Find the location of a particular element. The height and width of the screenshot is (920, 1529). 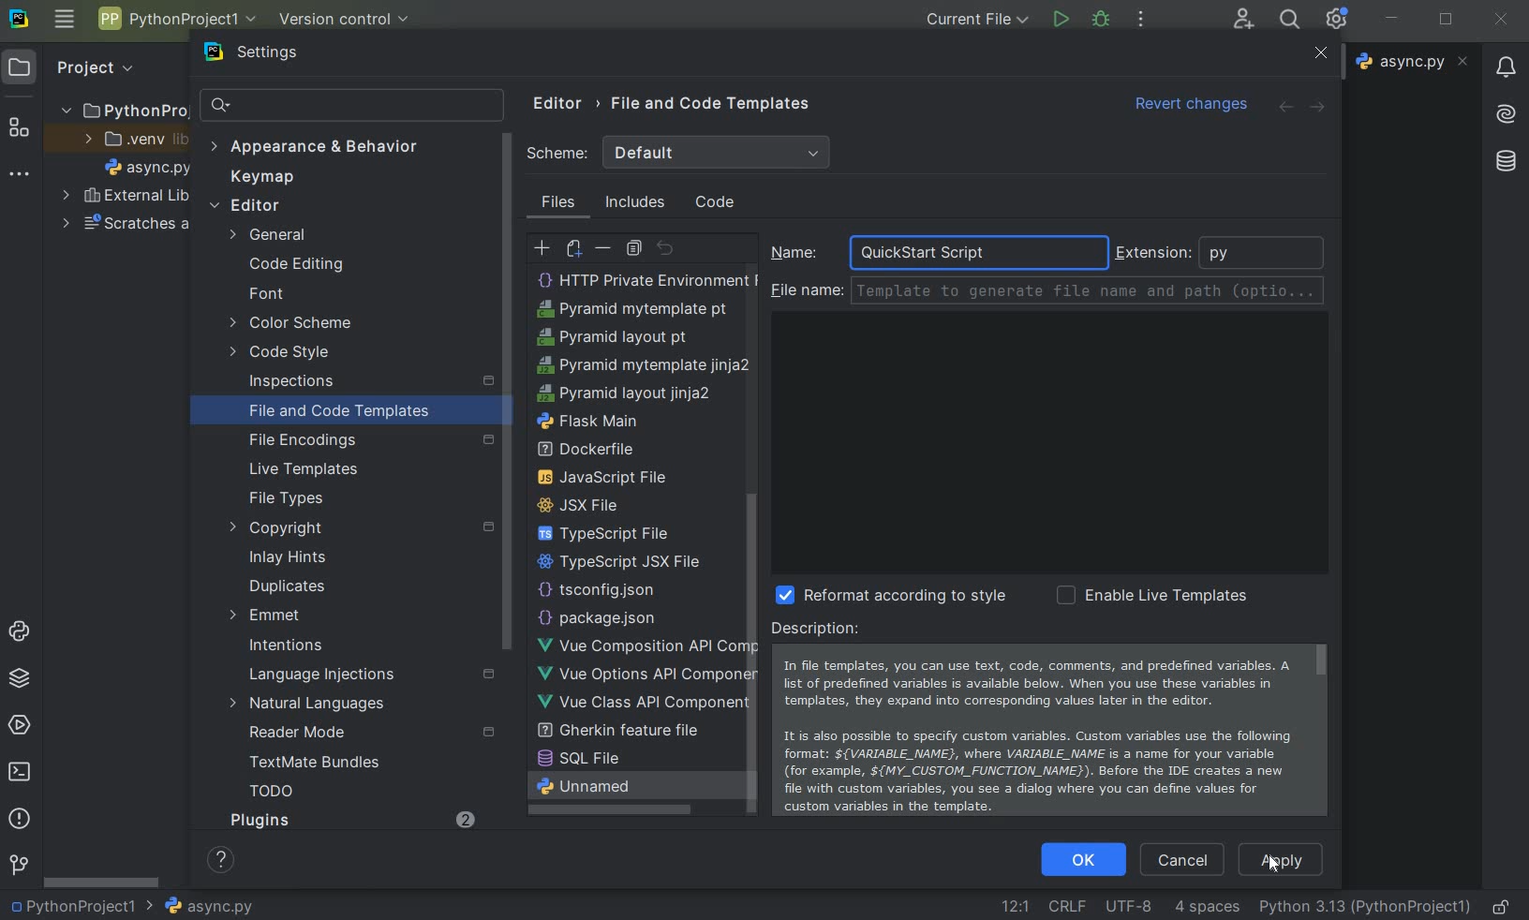

scrollbar is located at coordinates (751, 433).